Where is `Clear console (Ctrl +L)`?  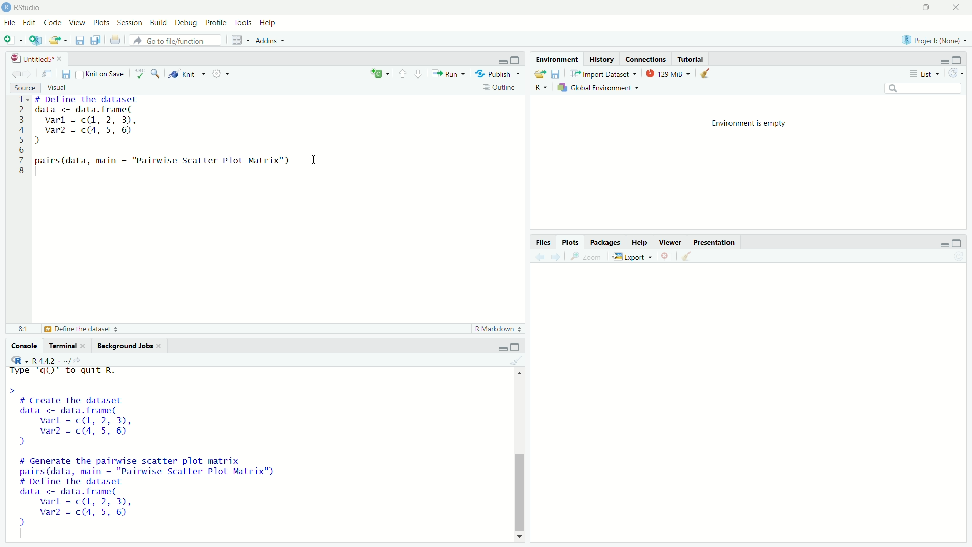
Clear console (Ctrl +L) is located at coordinates (685, 256).